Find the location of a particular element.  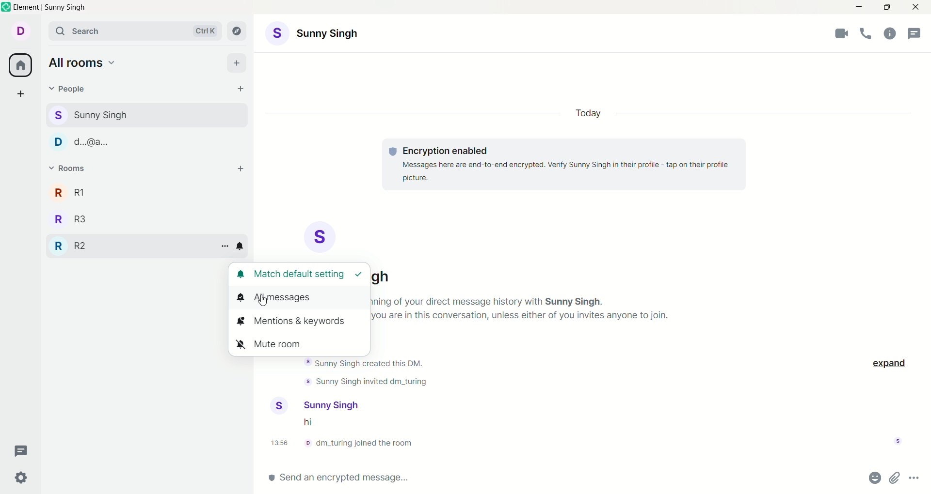

CURSOR is located at coordinates (260, 301).